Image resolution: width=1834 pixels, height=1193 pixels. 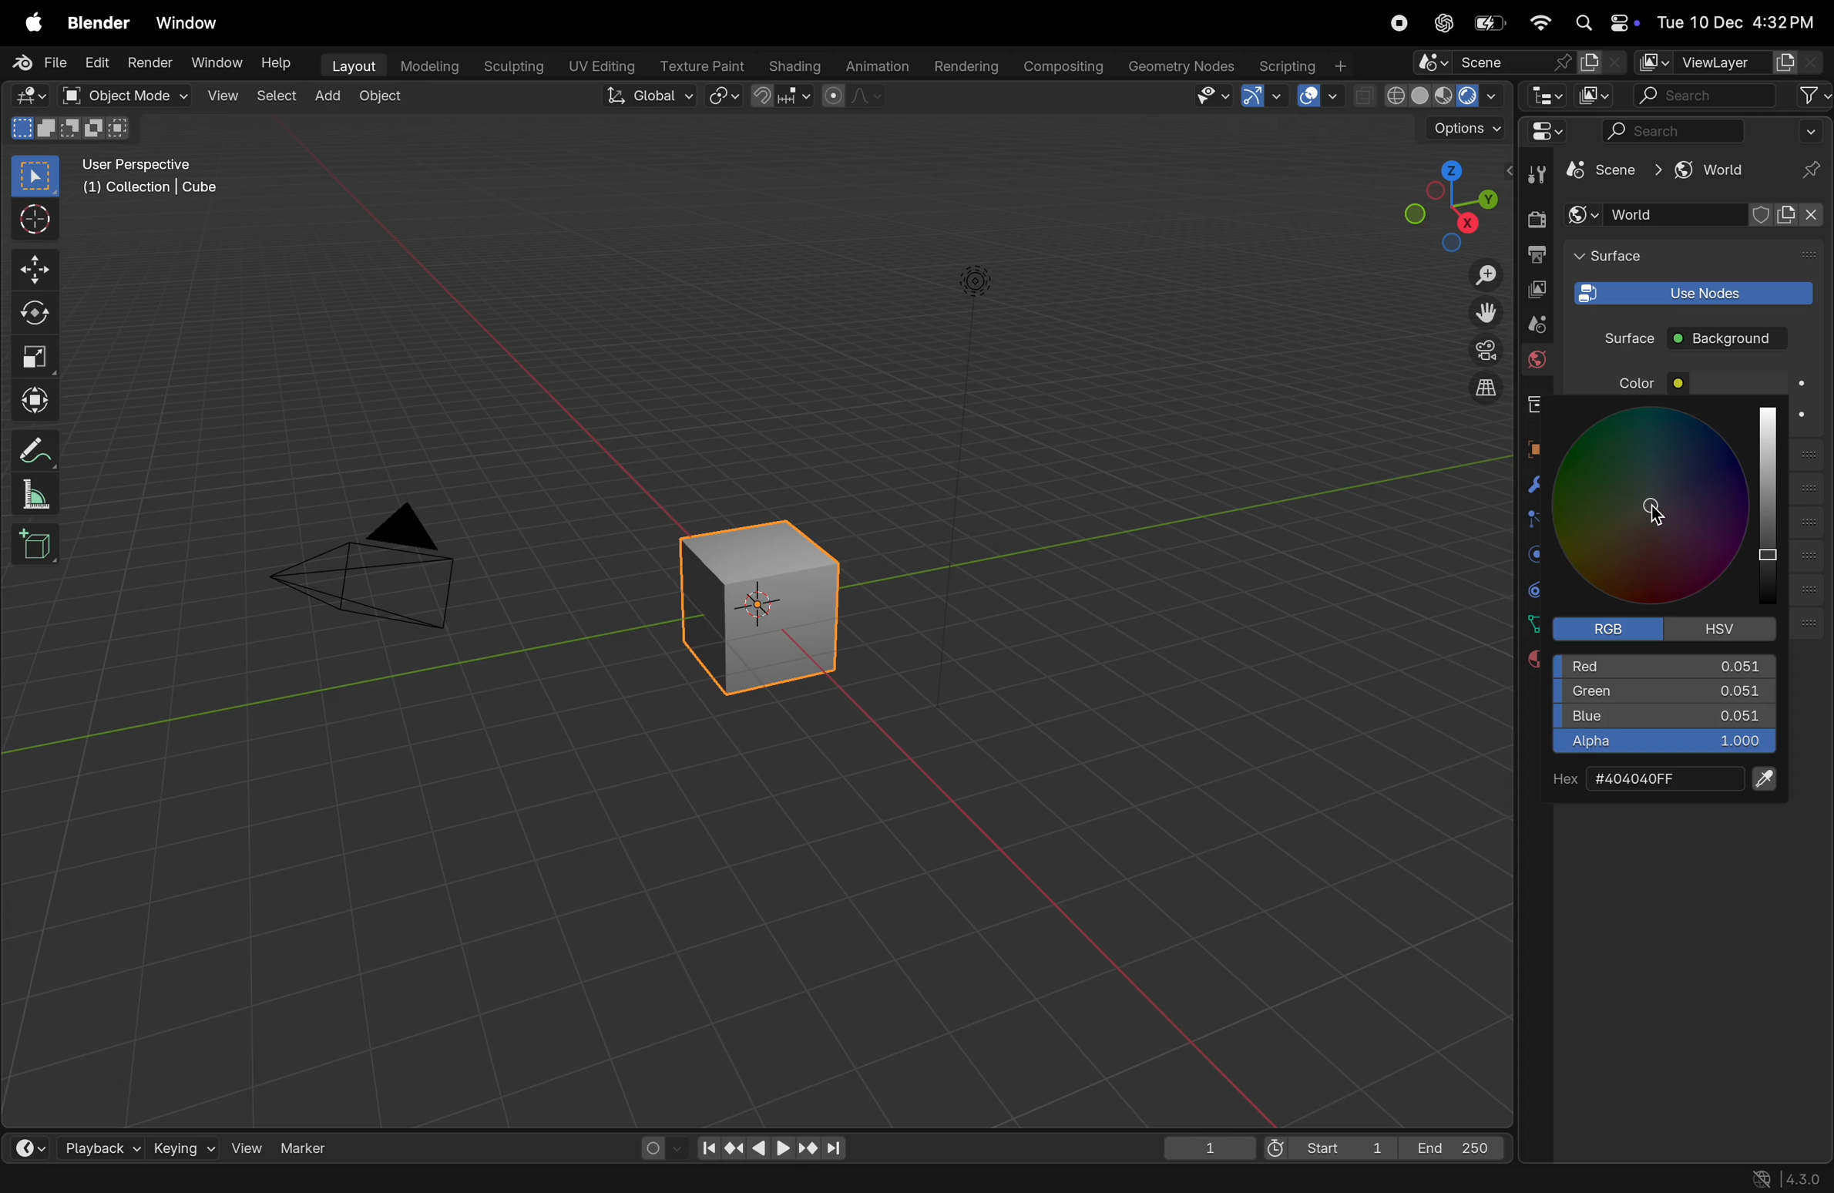 What do you see at coordinates (1403, 25) in the screenshot?
I see `record` at bounding box center [1403, 25].